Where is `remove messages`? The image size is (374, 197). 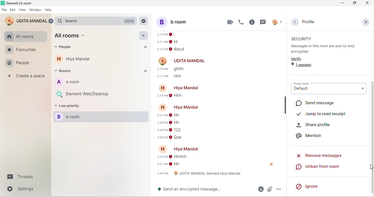
remove messages is located at coordinates (321, 155).